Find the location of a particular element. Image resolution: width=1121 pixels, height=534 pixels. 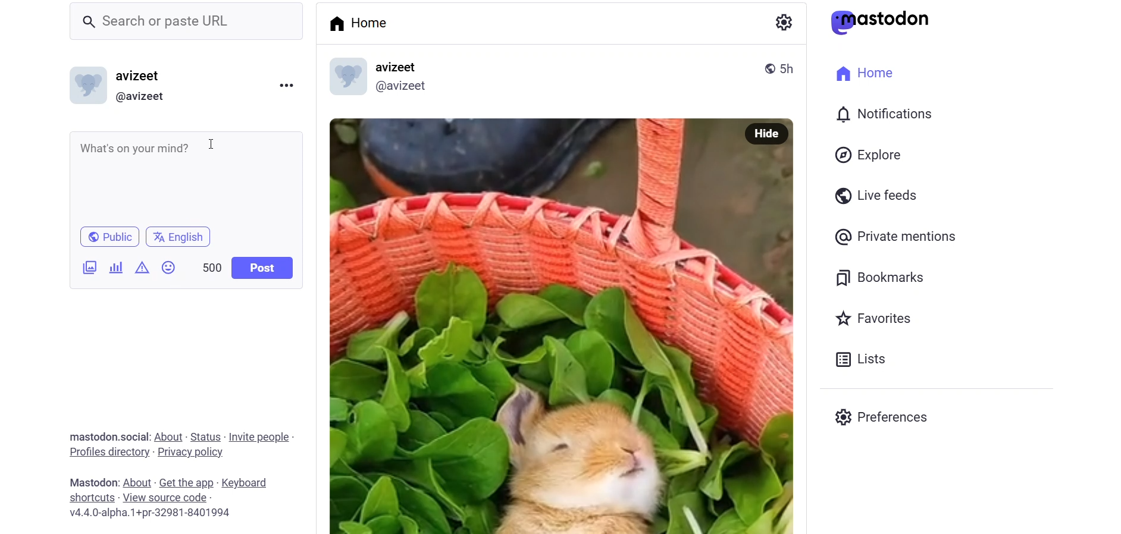

nme is located at coordinates (143, 76).